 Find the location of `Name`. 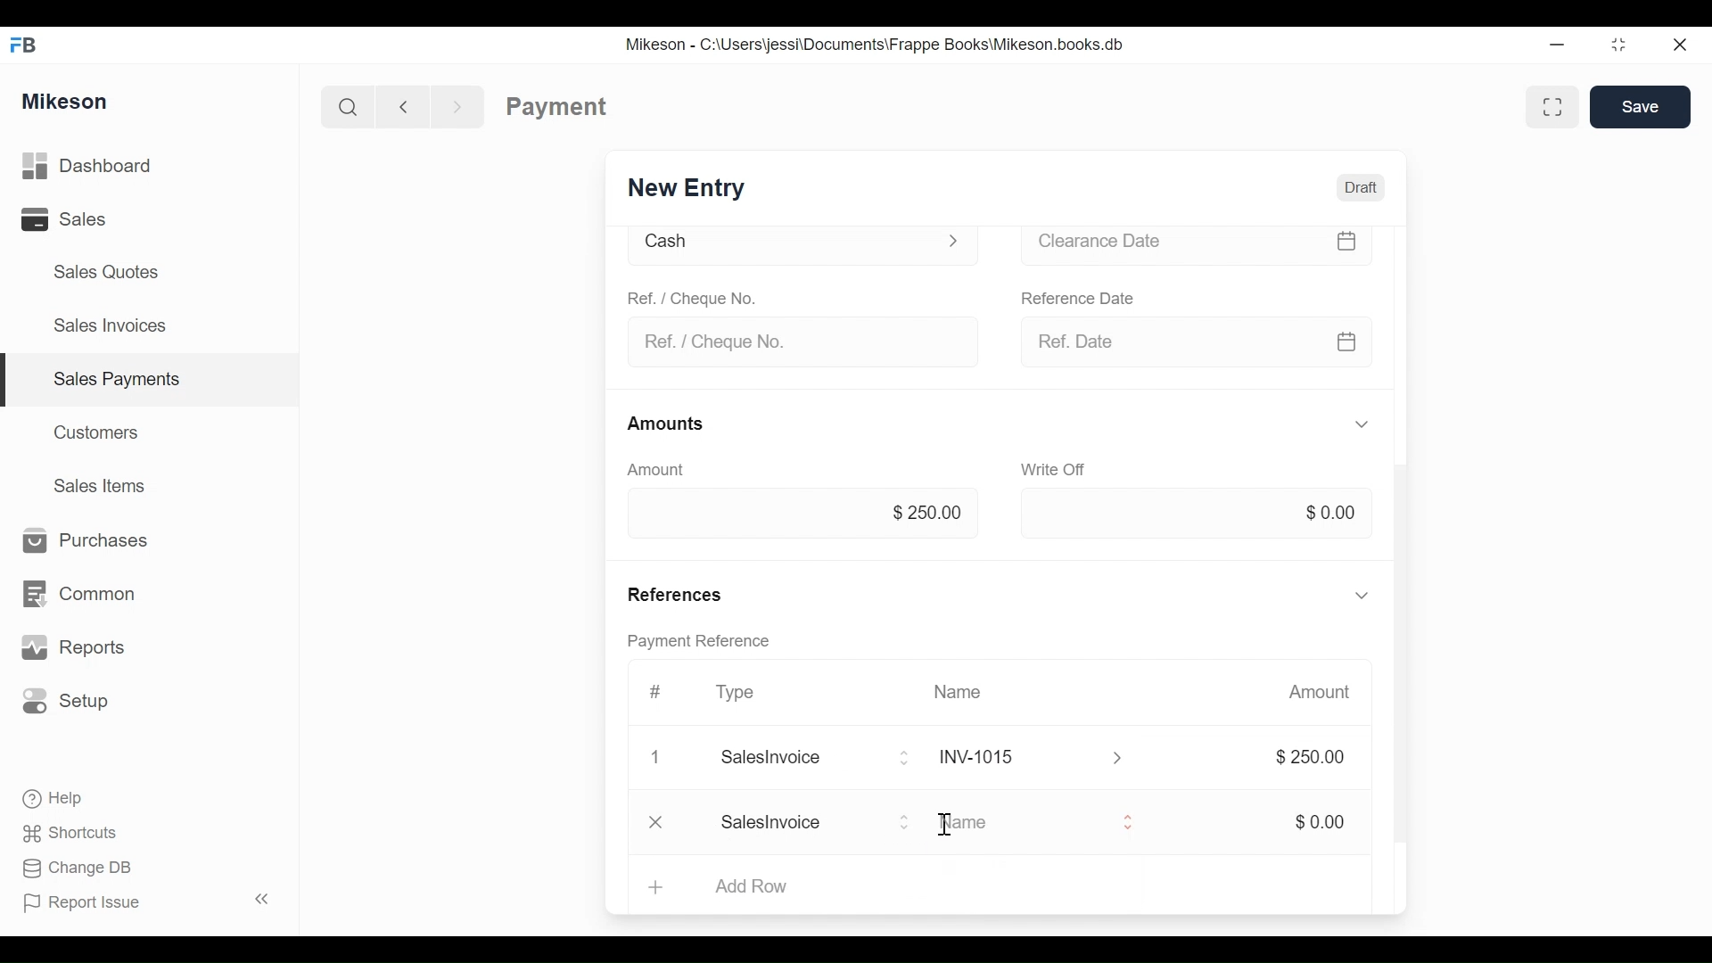

Name is located at coordinates (1030, 821).